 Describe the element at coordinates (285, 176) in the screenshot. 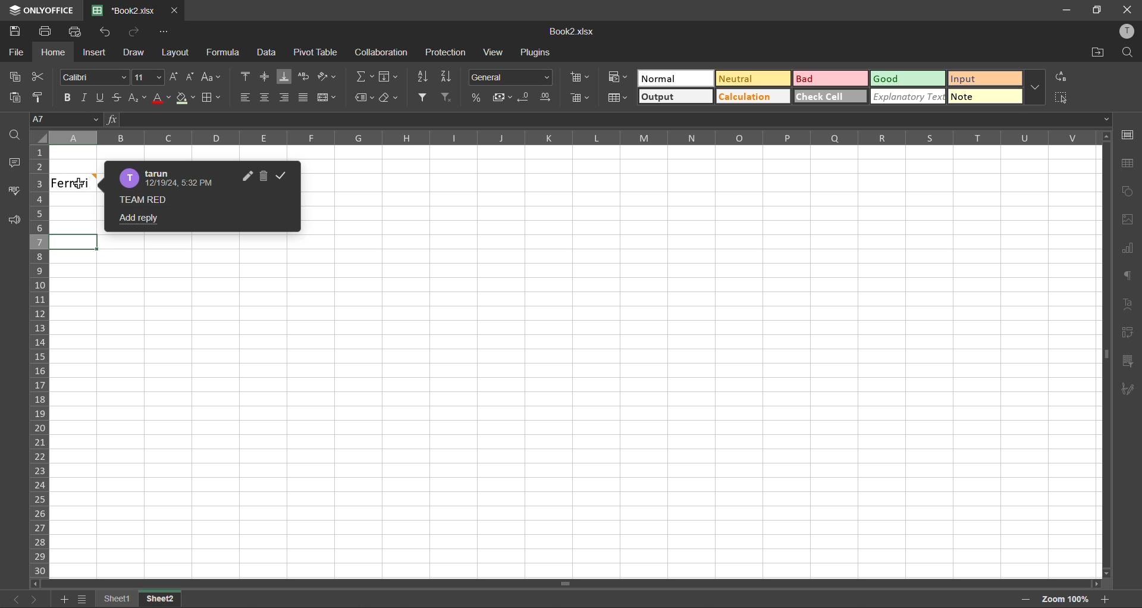

I see `mark as resolved` at that location.